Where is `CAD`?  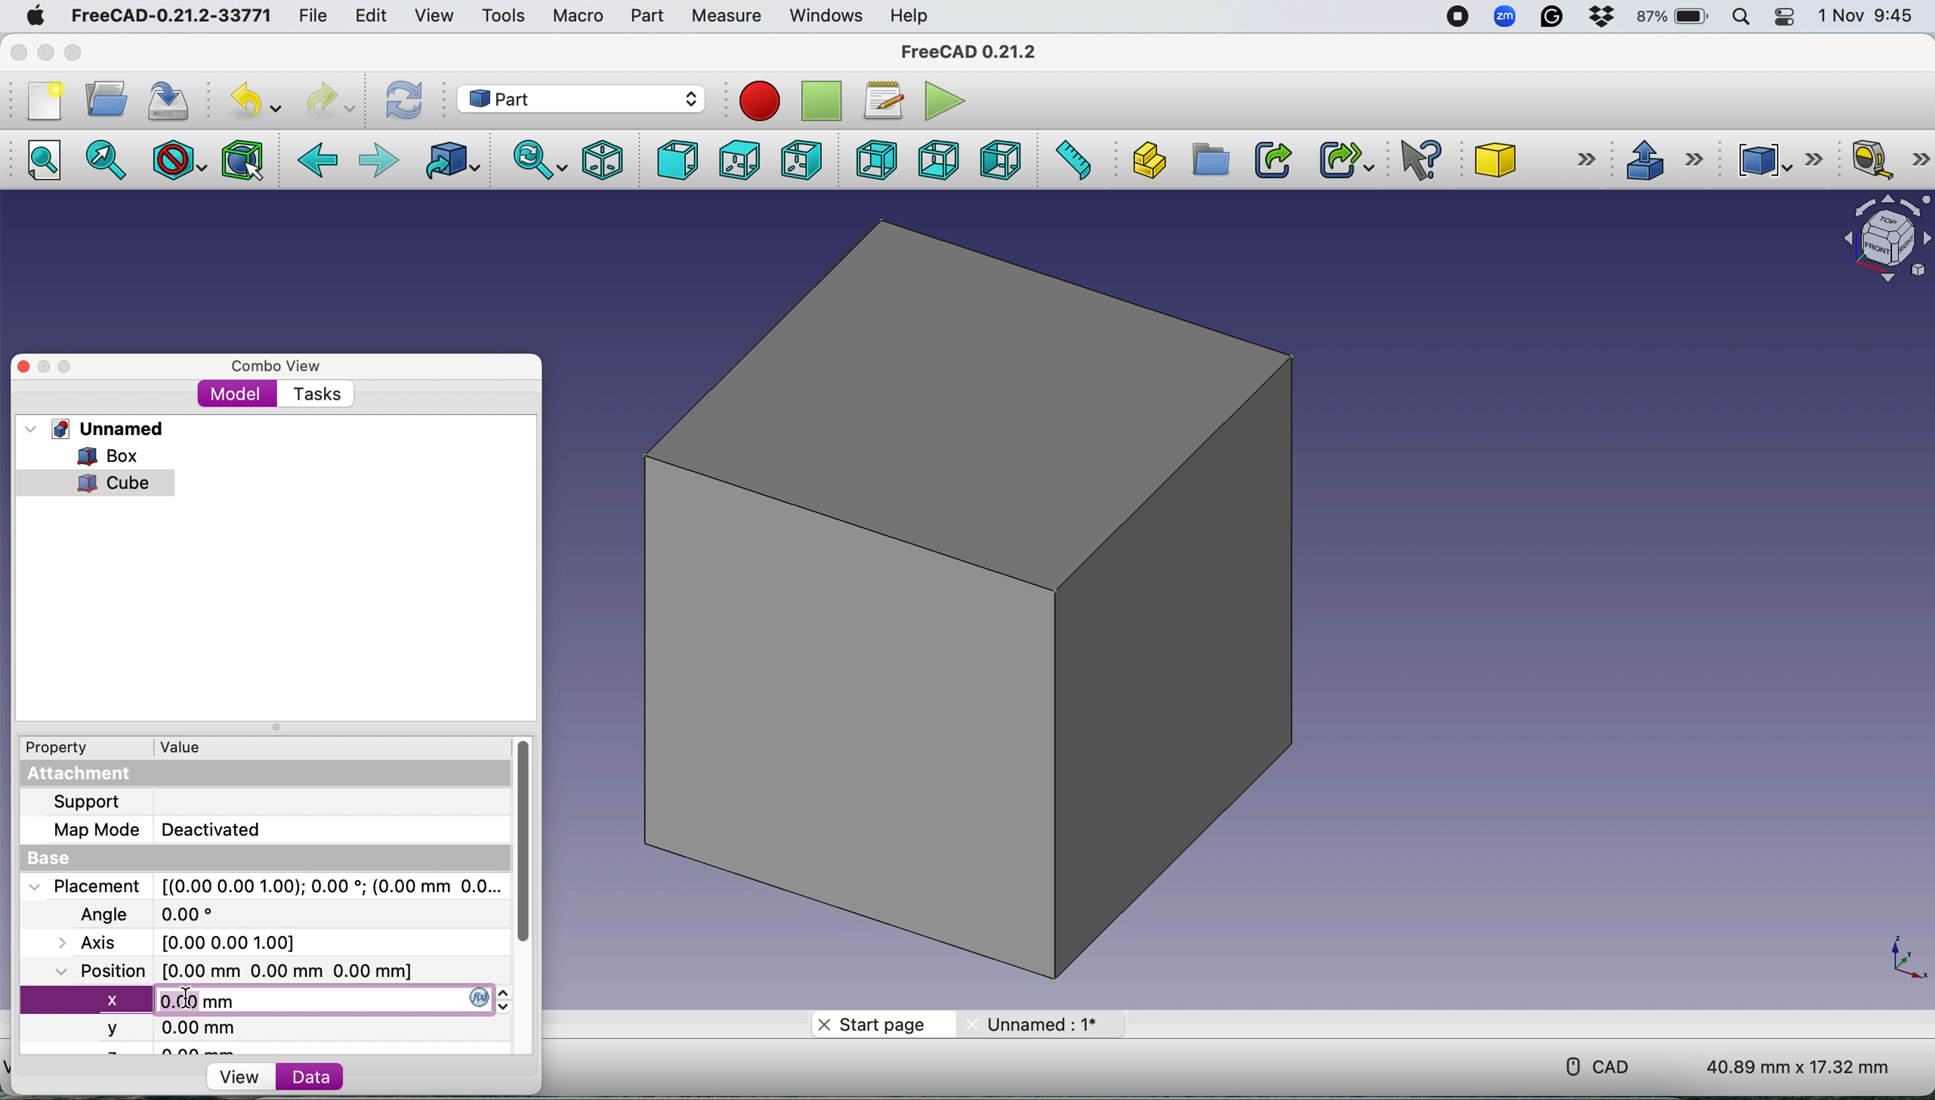
CAD is located at coordinates (1591, 1064).